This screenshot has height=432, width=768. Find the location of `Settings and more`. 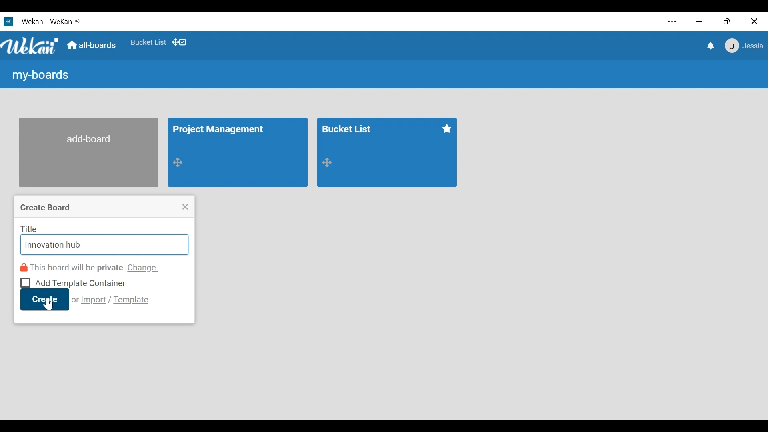

Settings and more is located at coordinates (672, 22).